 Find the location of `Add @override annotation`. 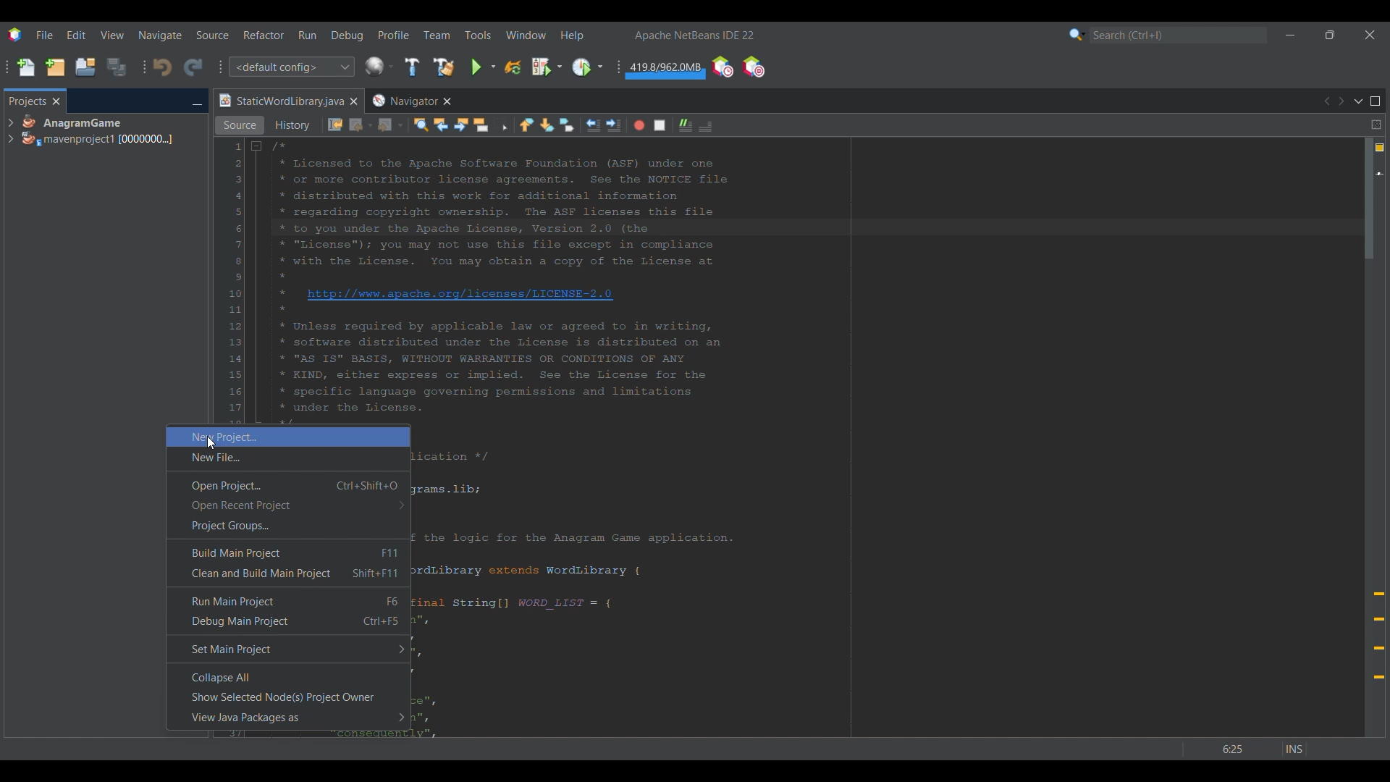

Add @override annotation is located at coordinates (1379, 636).